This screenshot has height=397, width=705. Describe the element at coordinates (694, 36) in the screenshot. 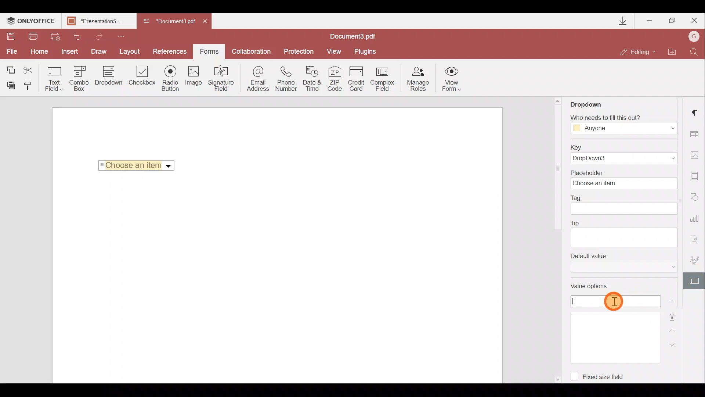

I see `Account name` at that location.